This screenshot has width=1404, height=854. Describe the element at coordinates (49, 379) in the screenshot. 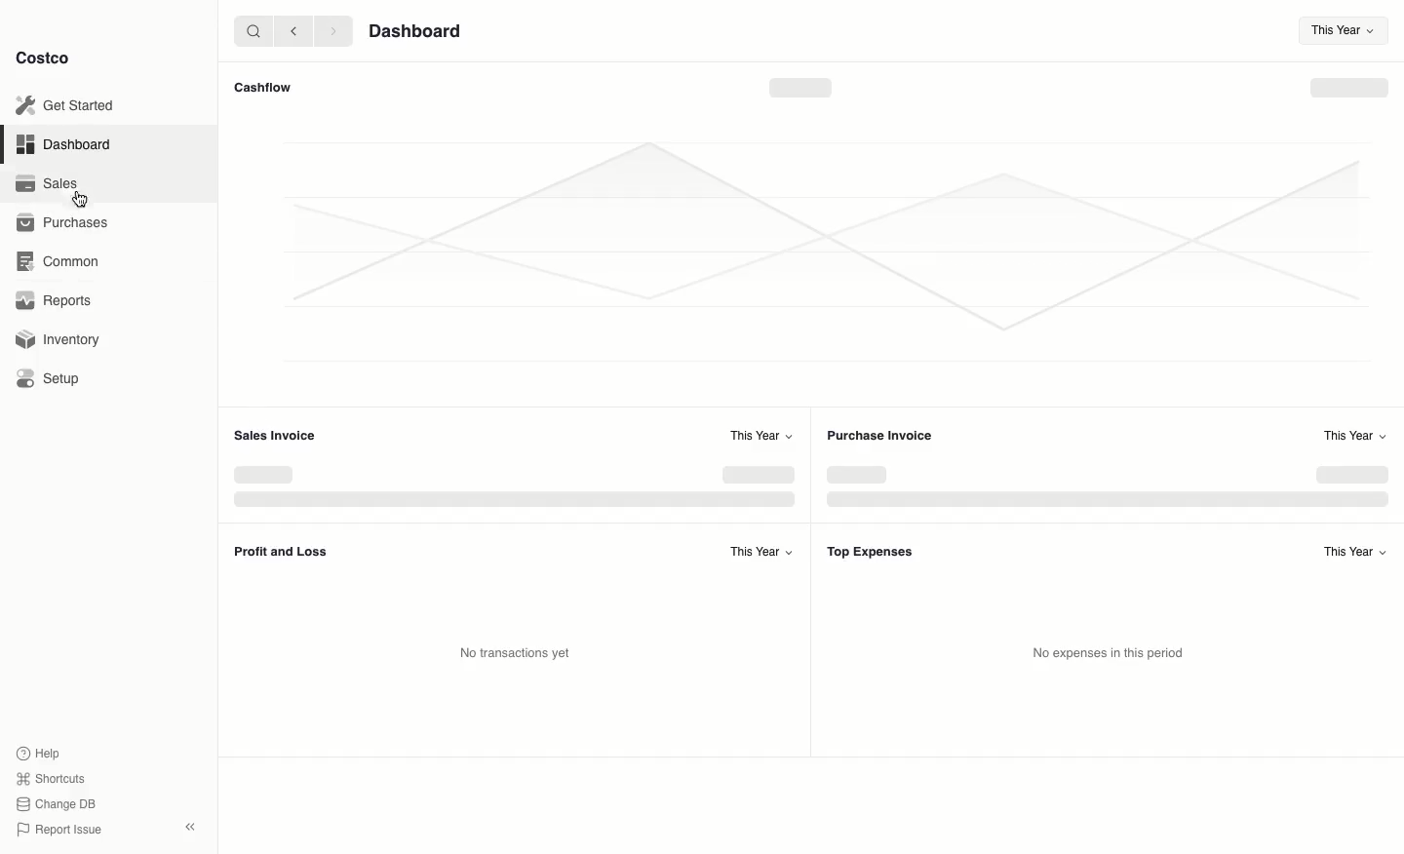

I see `Setup` at that location.